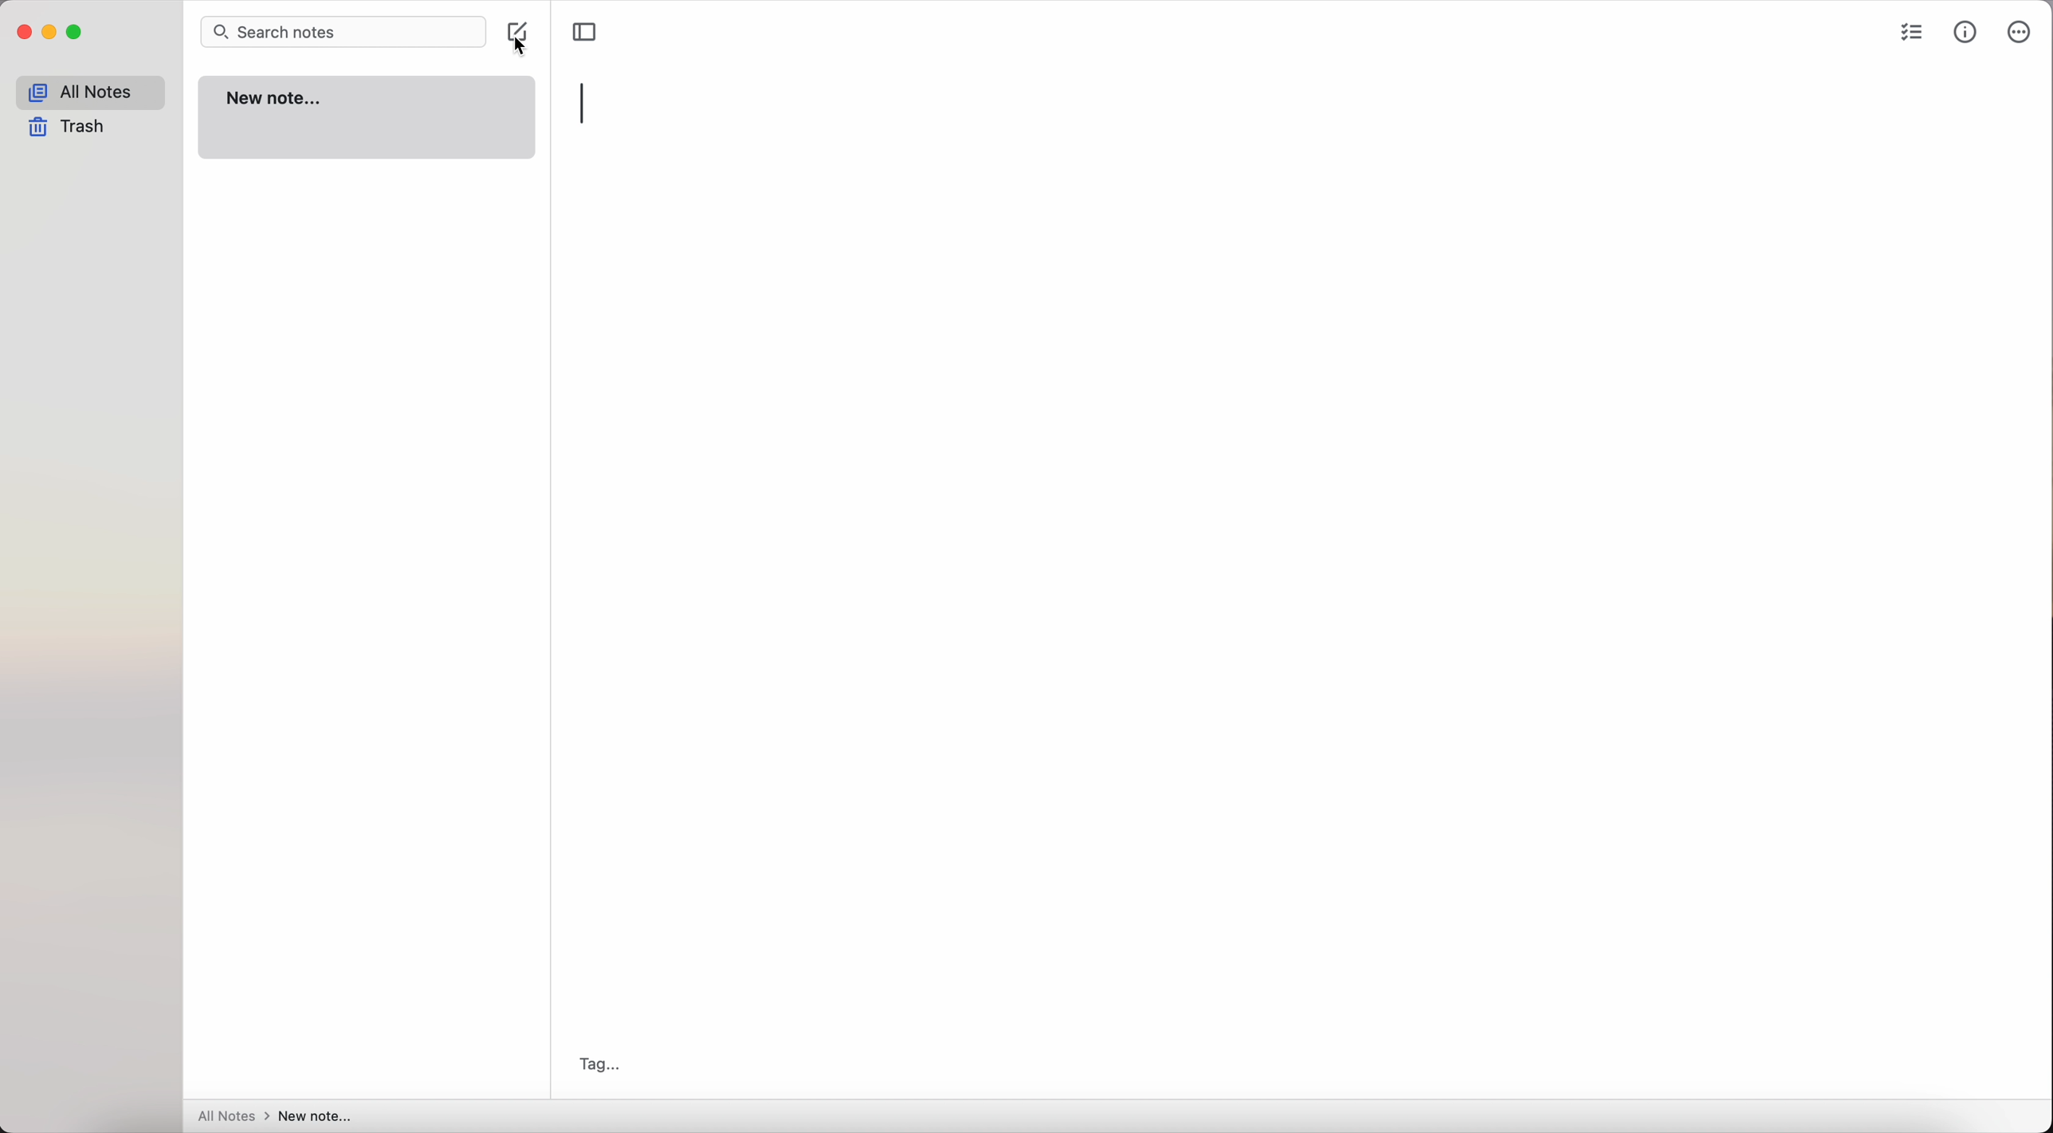 The width and height of the screenshot is (2053, 1133). What do you see at coordinates (598, 1063) in the screenshot?
I see `tag` at bounding box center [598, 1063].